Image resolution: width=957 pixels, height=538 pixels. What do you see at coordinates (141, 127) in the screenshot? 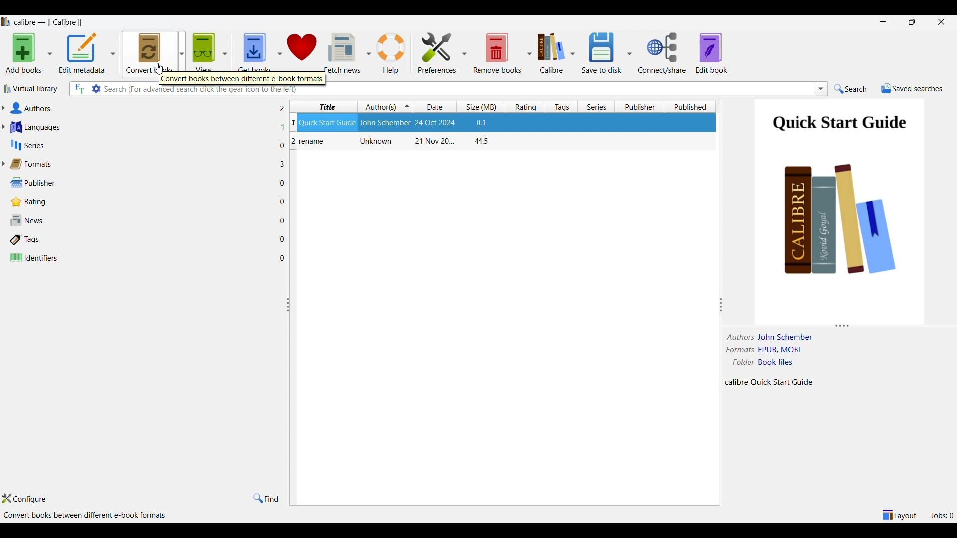
I see `Languages` at bounding box center [141, 127].